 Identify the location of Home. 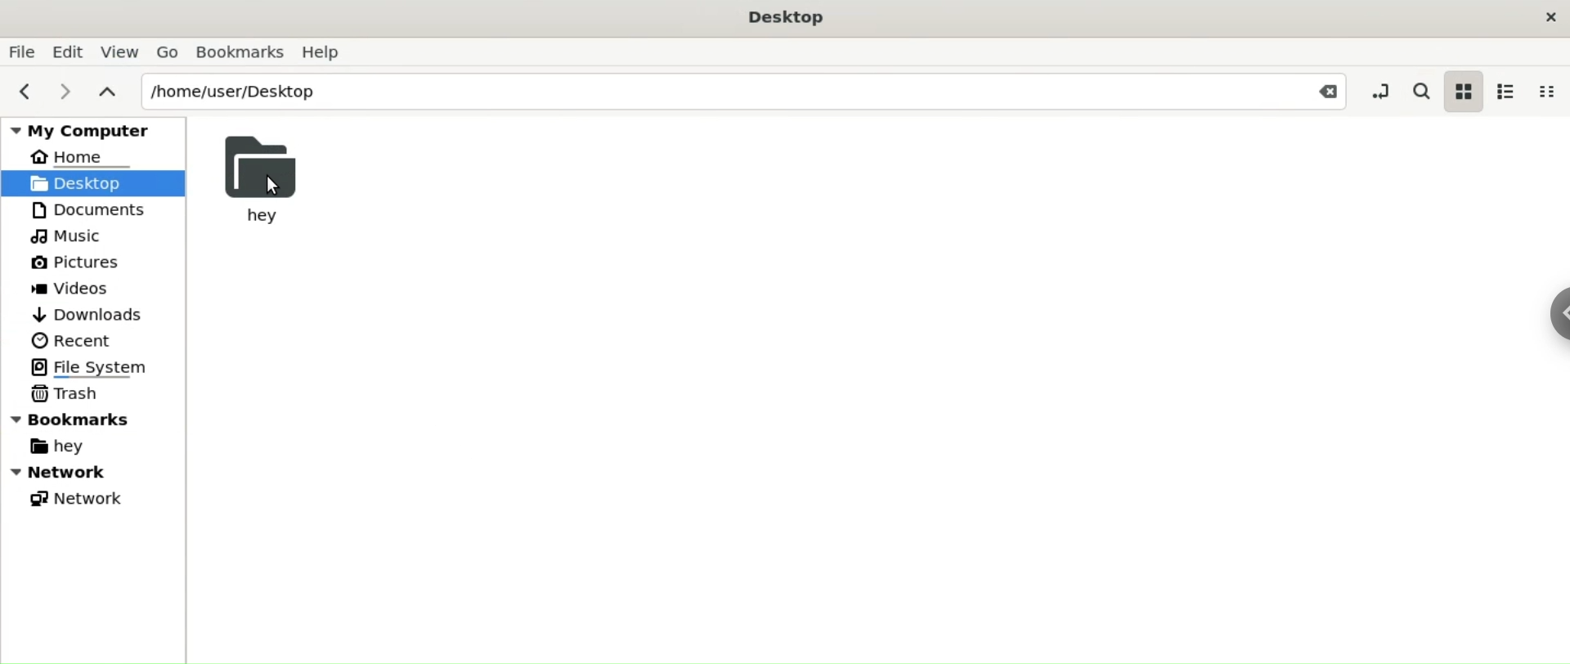
(80, 156).